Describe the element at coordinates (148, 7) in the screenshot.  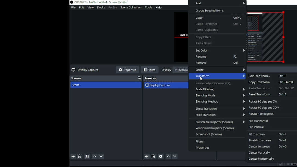
I see `Tools` at that location.